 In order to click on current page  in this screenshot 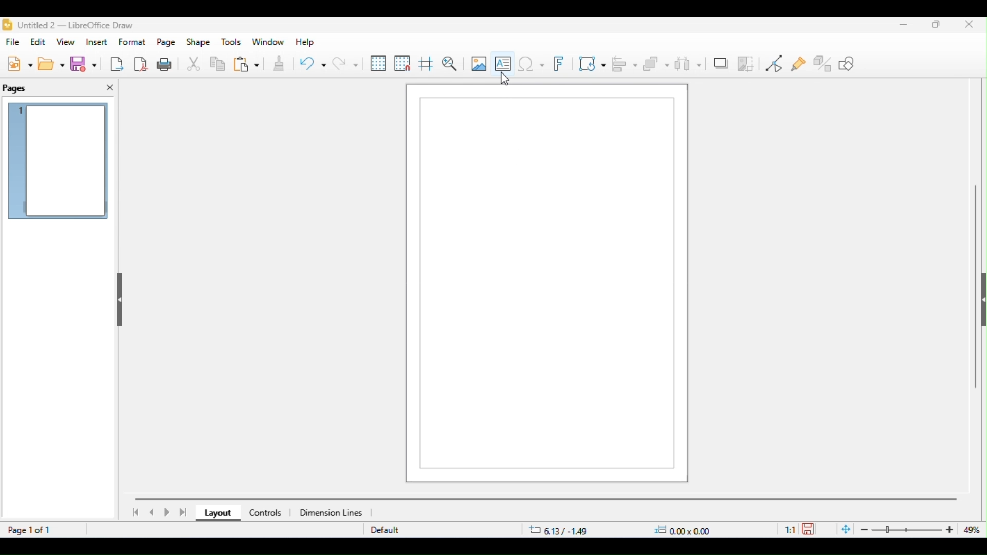, I will do `click(59, 162)`.